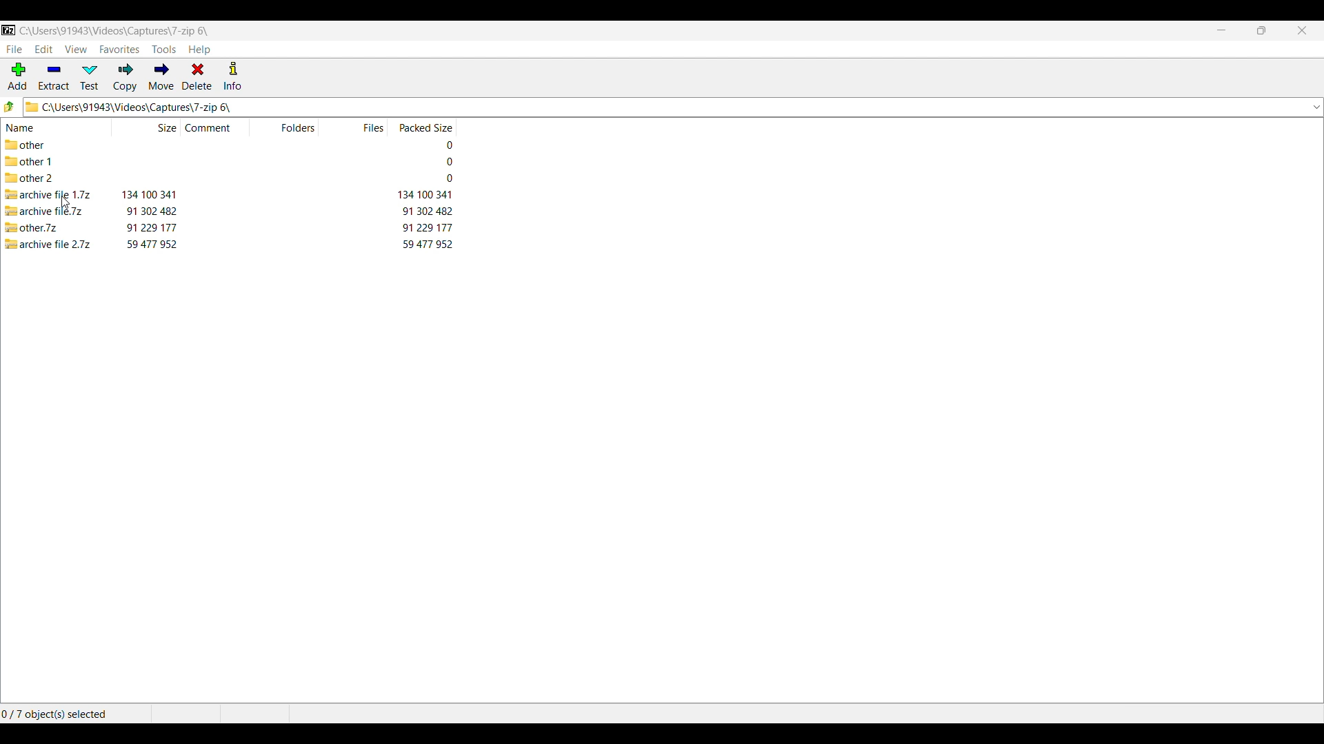 The width and height of the screenshot is (1324, 744). I want to click on packed size, so click(441, 144).